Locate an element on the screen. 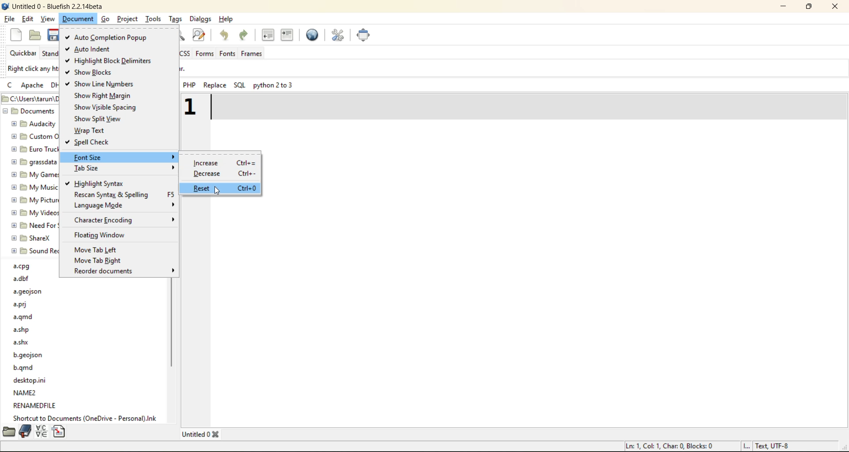 The height and width of the screenshot is (452, 849). show split view is located at coordinates (98, 119).